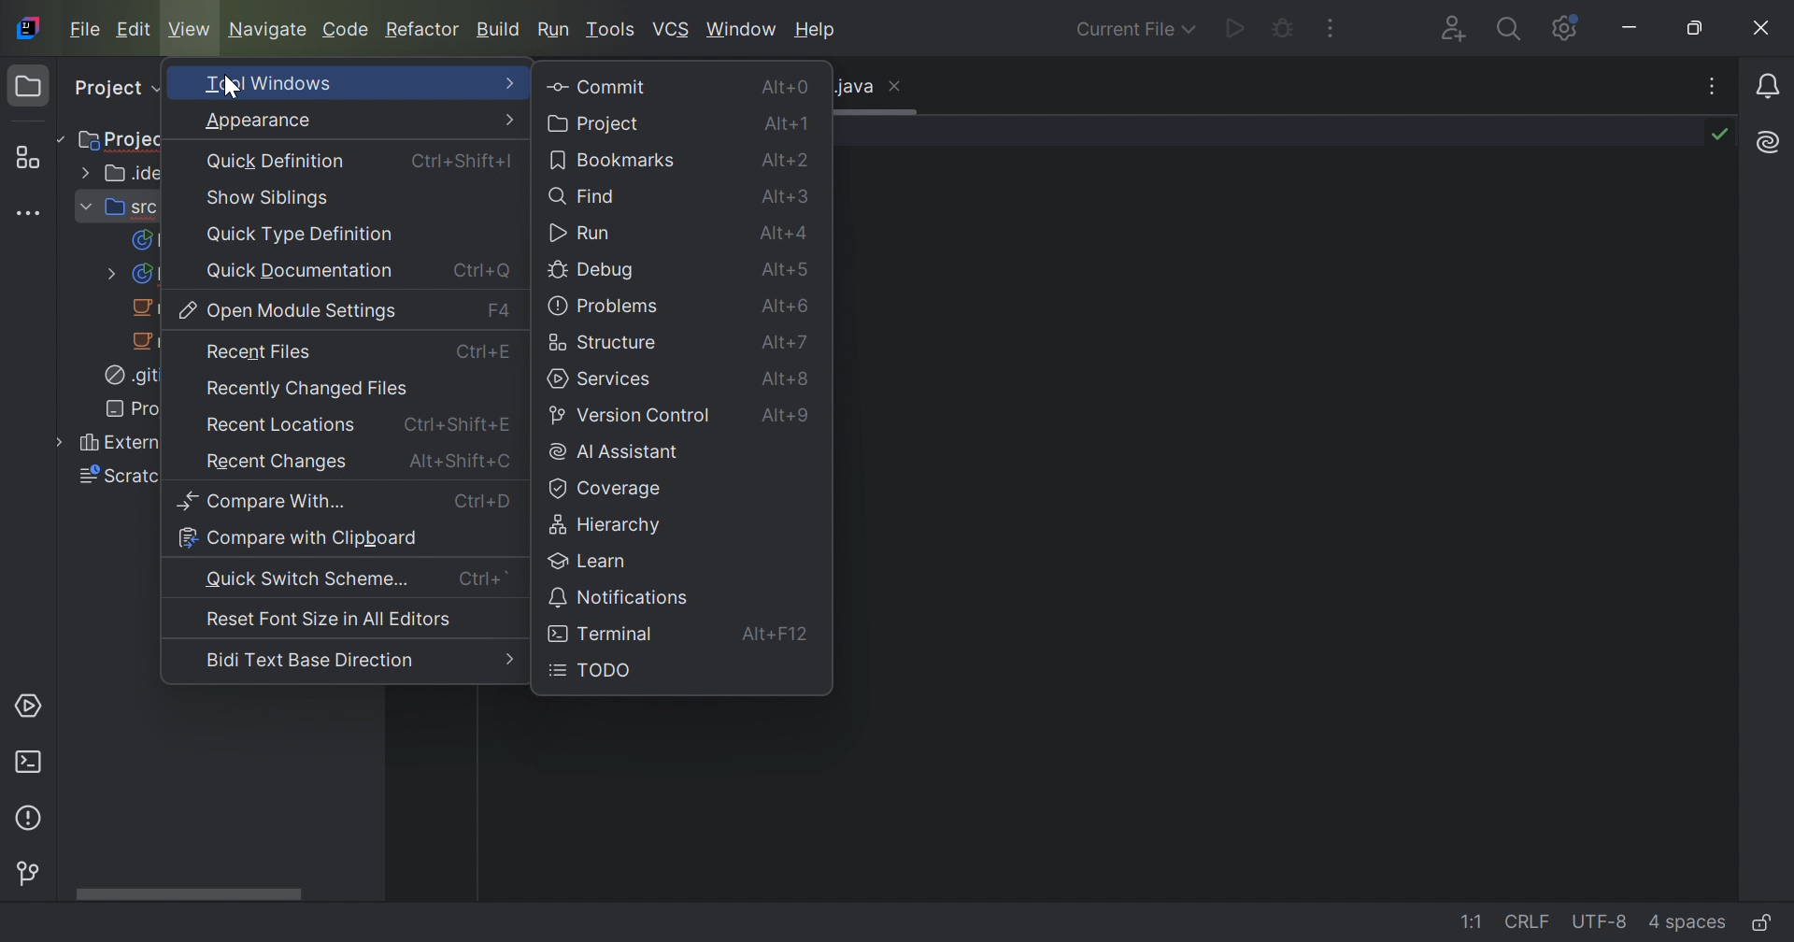  Describe the element at coordinates (110, 478) in the screenshot. I see `Scratches and Consoles` at that location.